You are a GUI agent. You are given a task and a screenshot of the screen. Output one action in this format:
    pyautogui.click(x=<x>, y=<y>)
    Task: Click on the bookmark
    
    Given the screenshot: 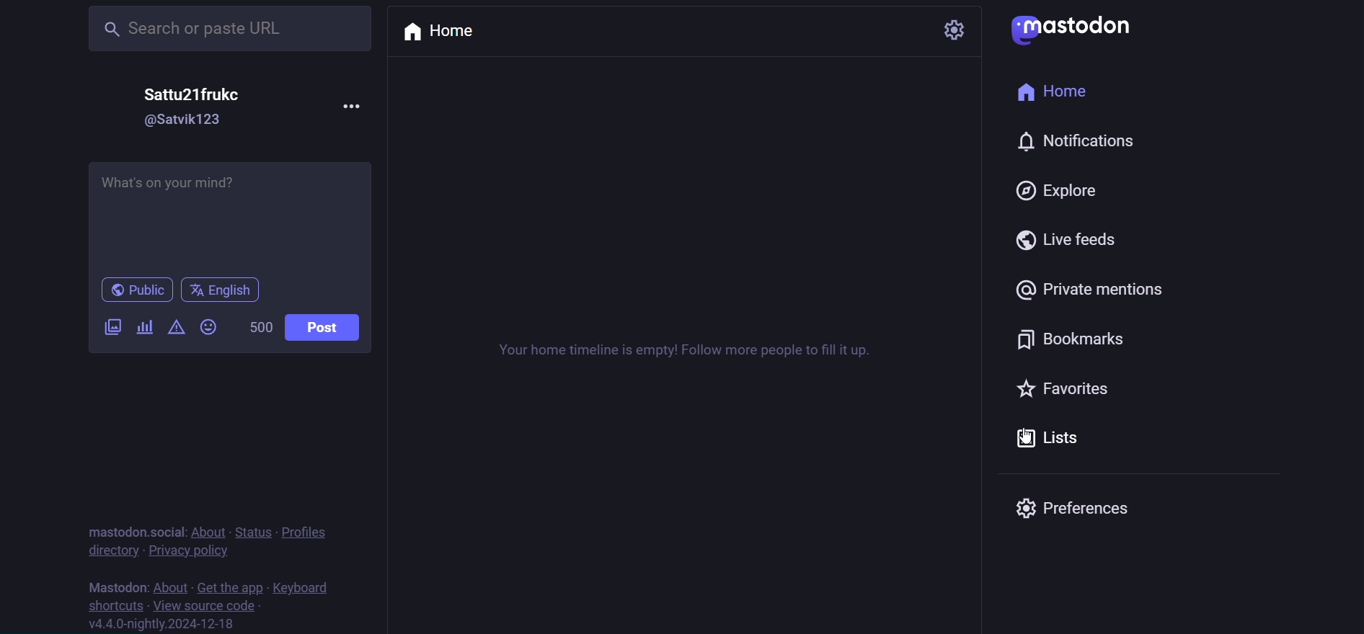 What is the action you would take?
    pyautogui.click(x=1076, y=339)
    